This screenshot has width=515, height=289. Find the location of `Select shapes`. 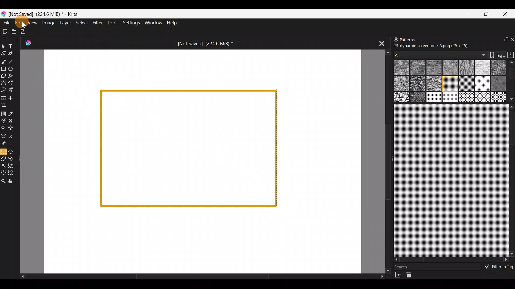

Select shapes is located at coordinates (3, 47).